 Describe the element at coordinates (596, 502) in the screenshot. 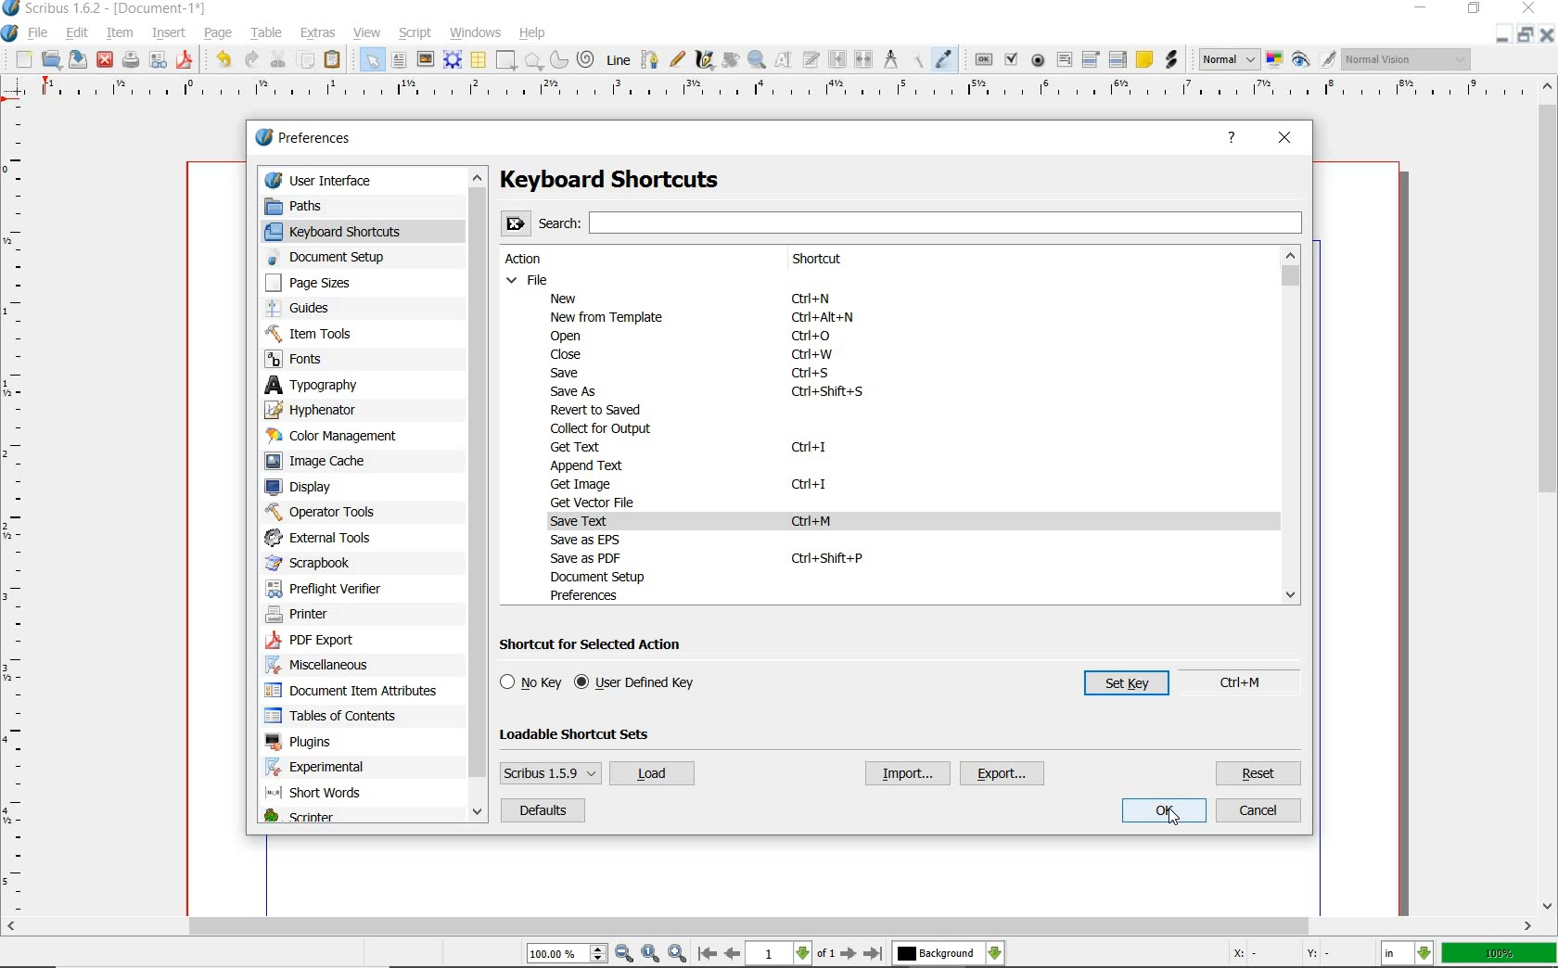

I see `GET VECTOR FILE` at that location.